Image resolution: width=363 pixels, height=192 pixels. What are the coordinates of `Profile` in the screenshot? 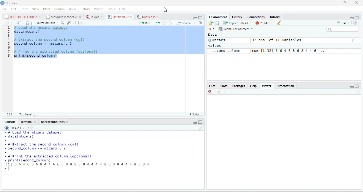 It's located at (99, 9).